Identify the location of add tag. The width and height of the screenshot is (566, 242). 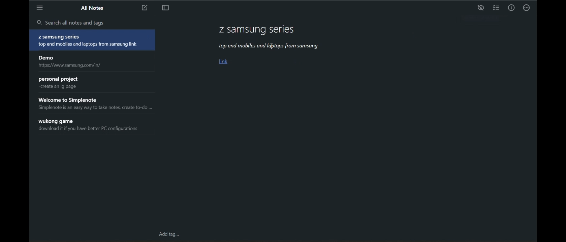
(171, 234).